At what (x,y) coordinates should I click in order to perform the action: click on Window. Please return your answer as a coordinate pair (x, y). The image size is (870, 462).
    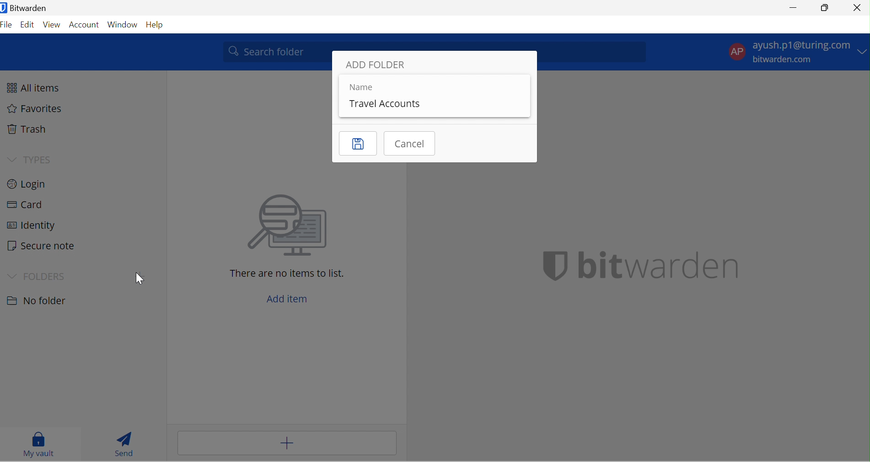
    Looking at the image, I should click on (122, 24).